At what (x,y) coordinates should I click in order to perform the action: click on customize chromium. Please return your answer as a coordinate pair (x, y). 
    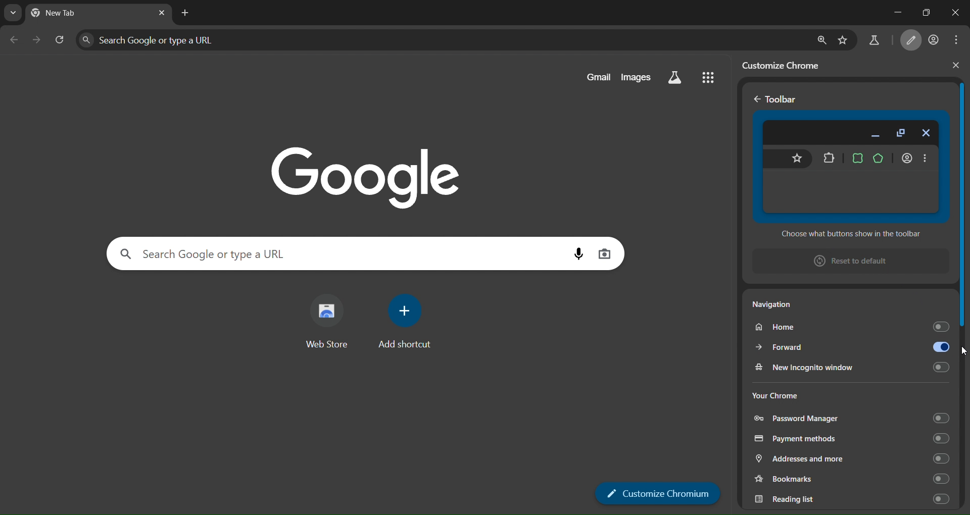
    Looking at the image, I should click on (658, 493).